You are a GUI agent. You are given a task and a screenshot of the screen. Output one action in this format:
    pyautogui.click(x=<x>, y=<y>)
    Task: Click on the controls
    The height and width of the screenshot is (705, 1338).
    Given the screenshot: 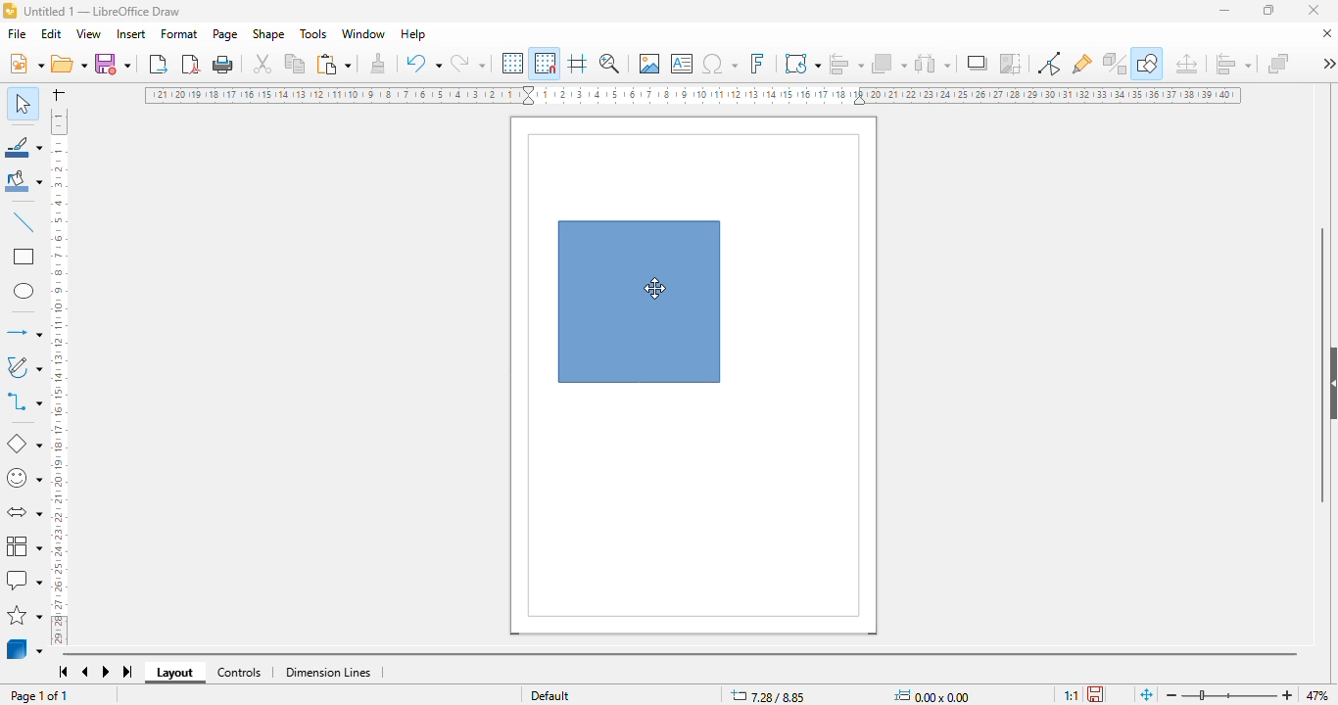 What is the action you would take?
    pyautogui.click(x=239, y=673)
    